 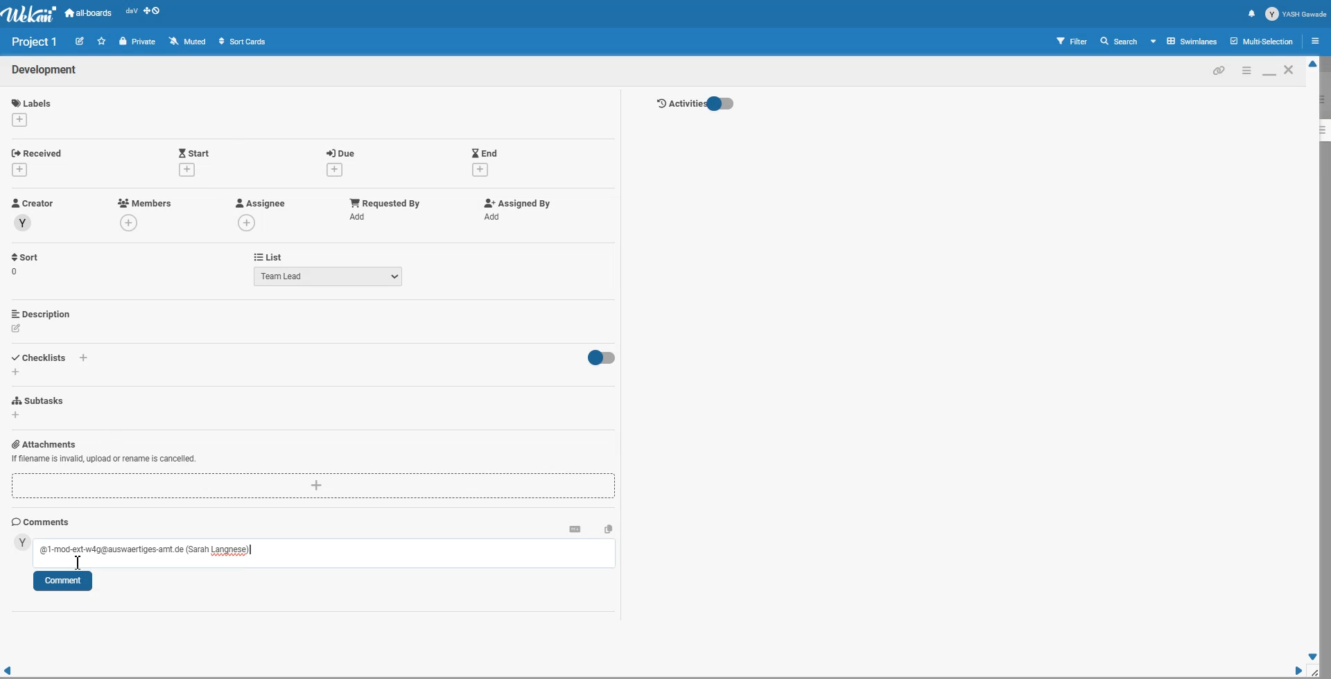 I want to click on add, so click(x=131, y=224).